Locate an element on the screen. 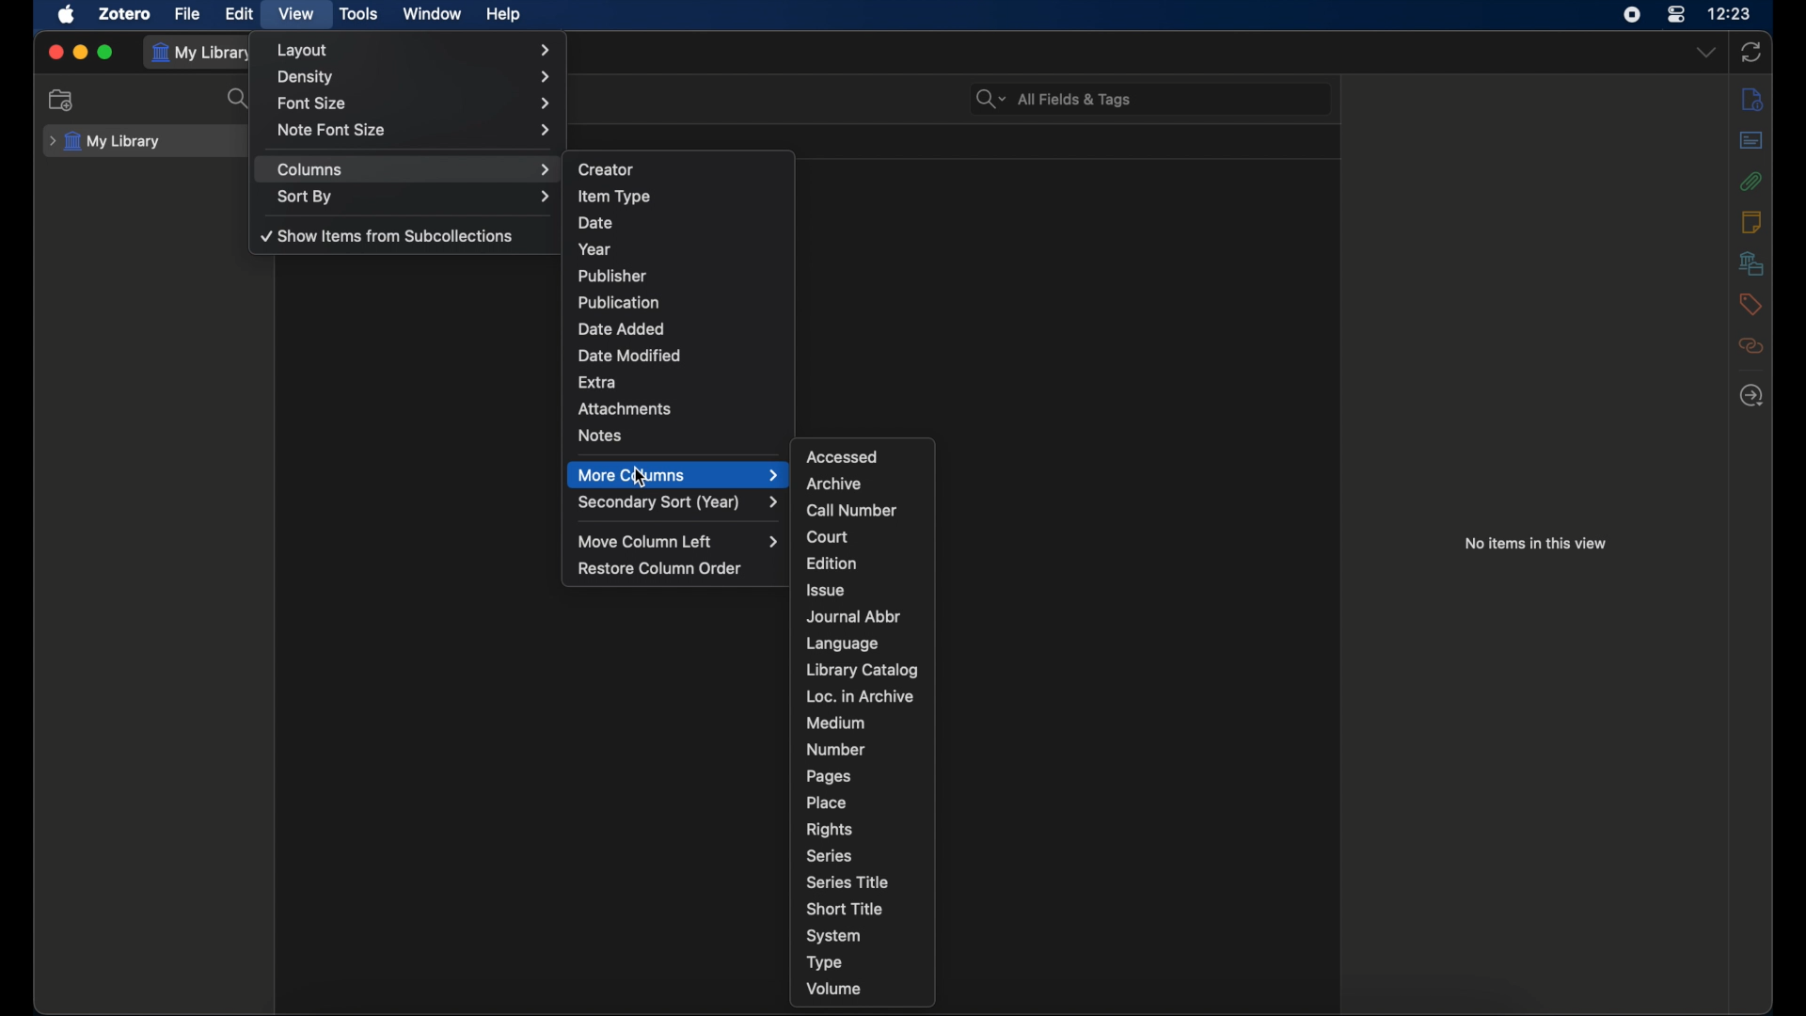 This screenshot has height=1016, width=1806. extra is located at coordinates (598, 384).